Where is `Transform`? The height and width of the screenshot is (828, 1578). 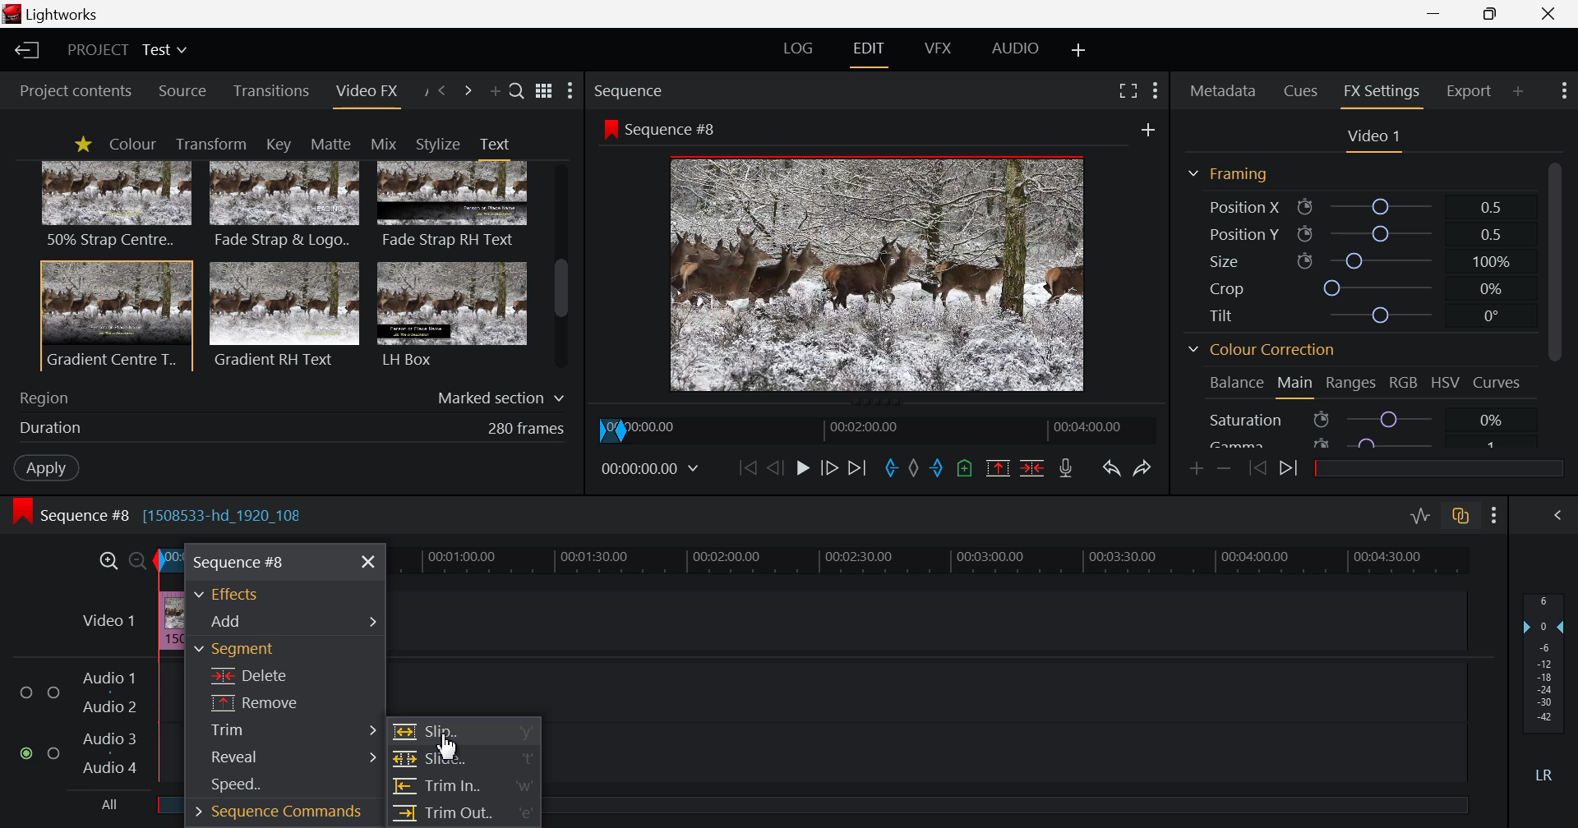 Transform is located at coordinates (215, 145).